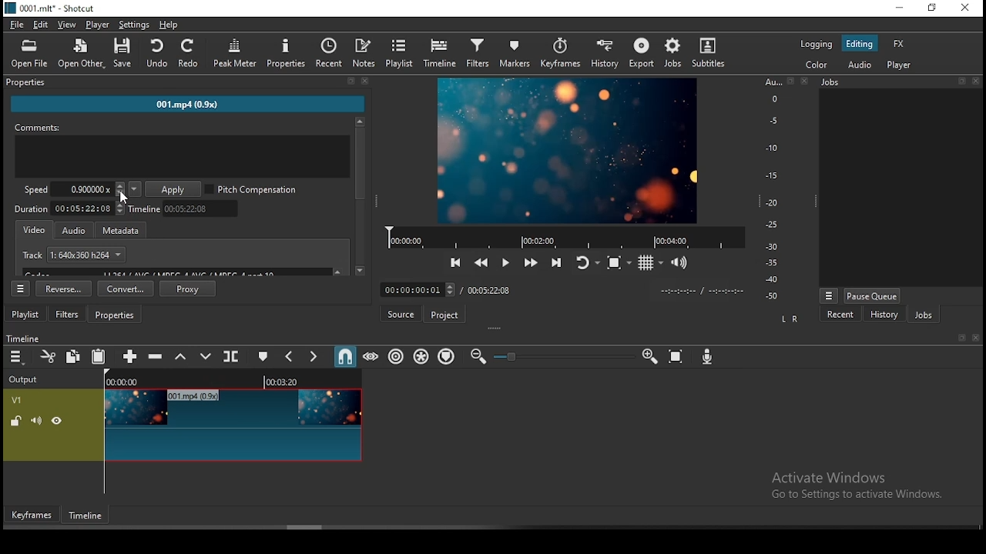  What do you see at coordinates (708, 52) in the screenshot?
I see `subtitles` at bounding box center [708, 52].